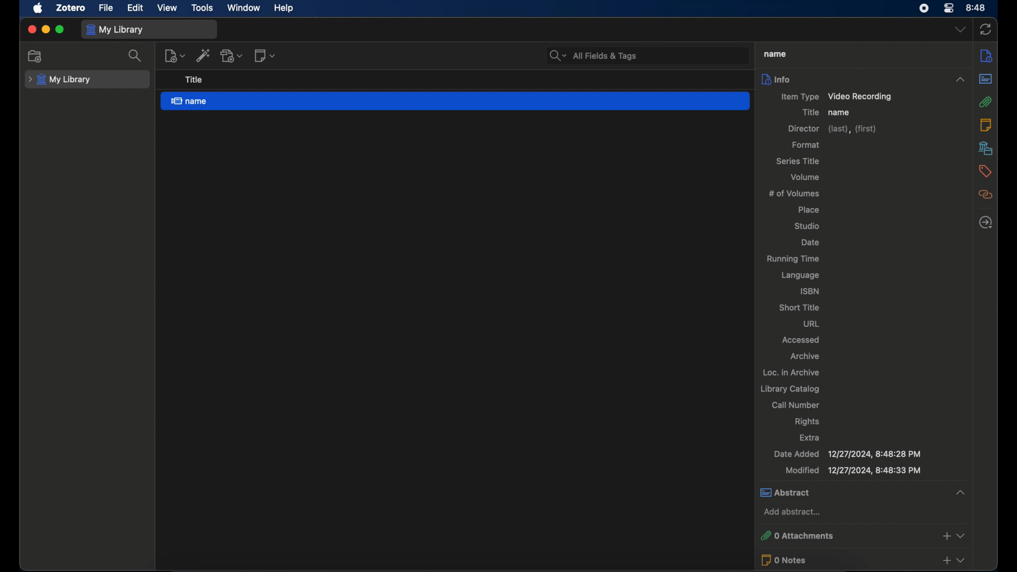 The width and height of the screenshot is (1017, 572). Describe the element at coordinates (802, 339) in the screenshot. I see `accessed` at that location.